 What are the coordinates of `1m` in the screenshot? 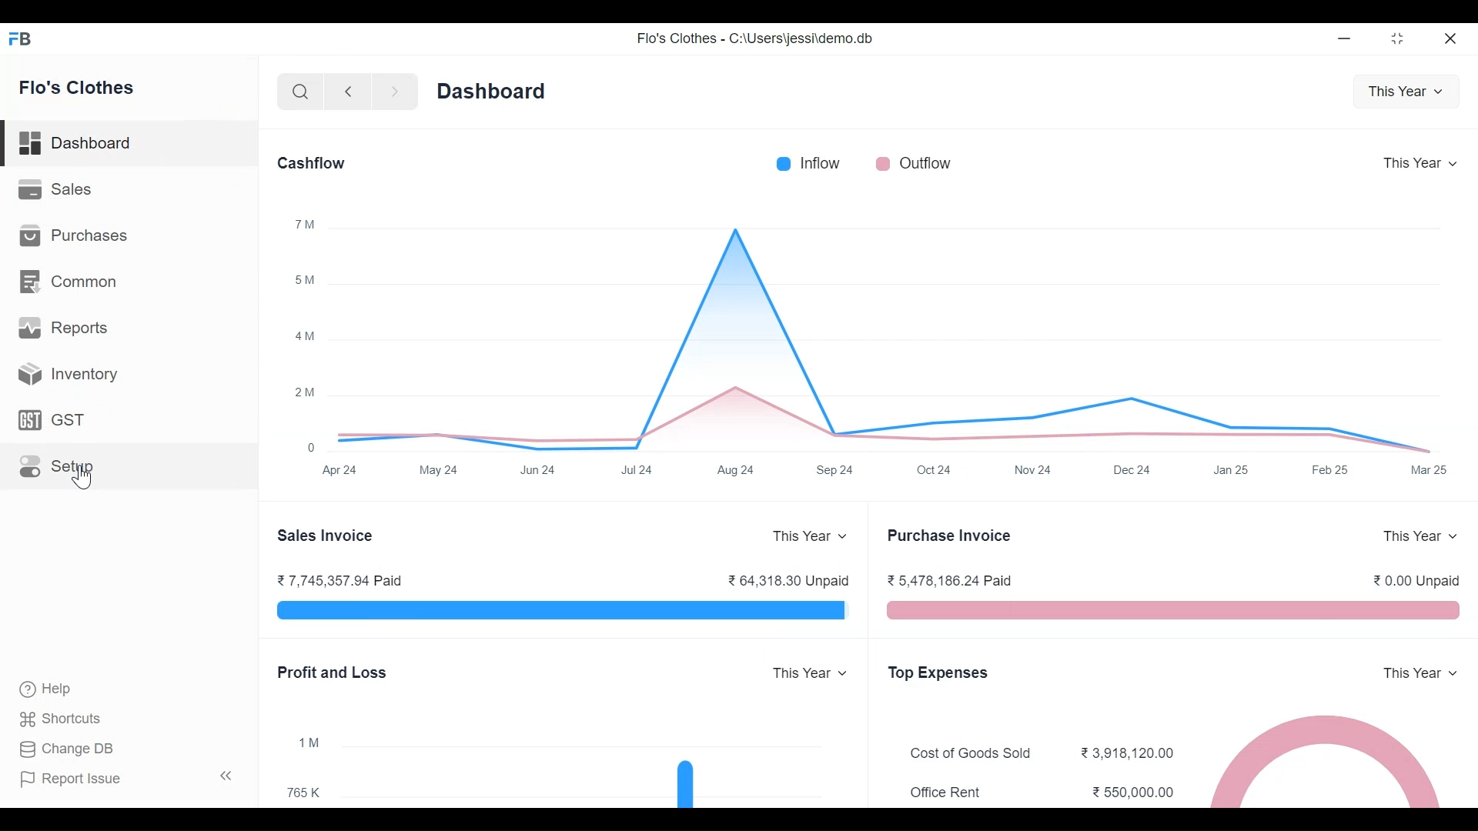 It's located at (304, 739).